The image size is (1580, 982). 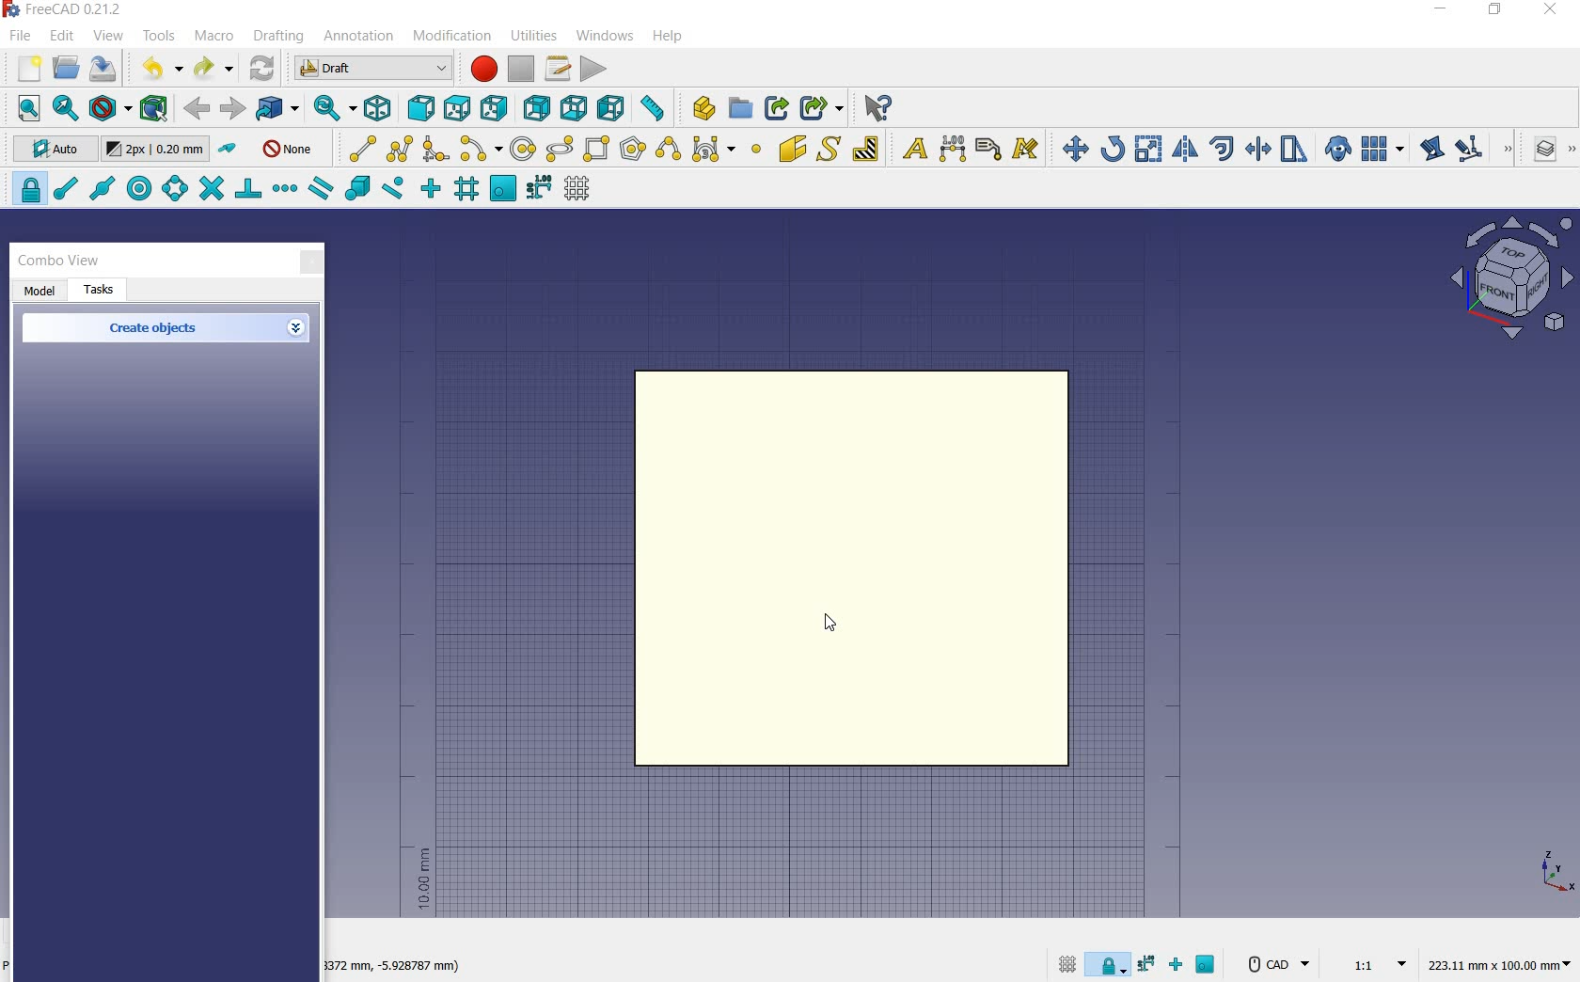 I want to click on isometric, so click(x=379, y=111).